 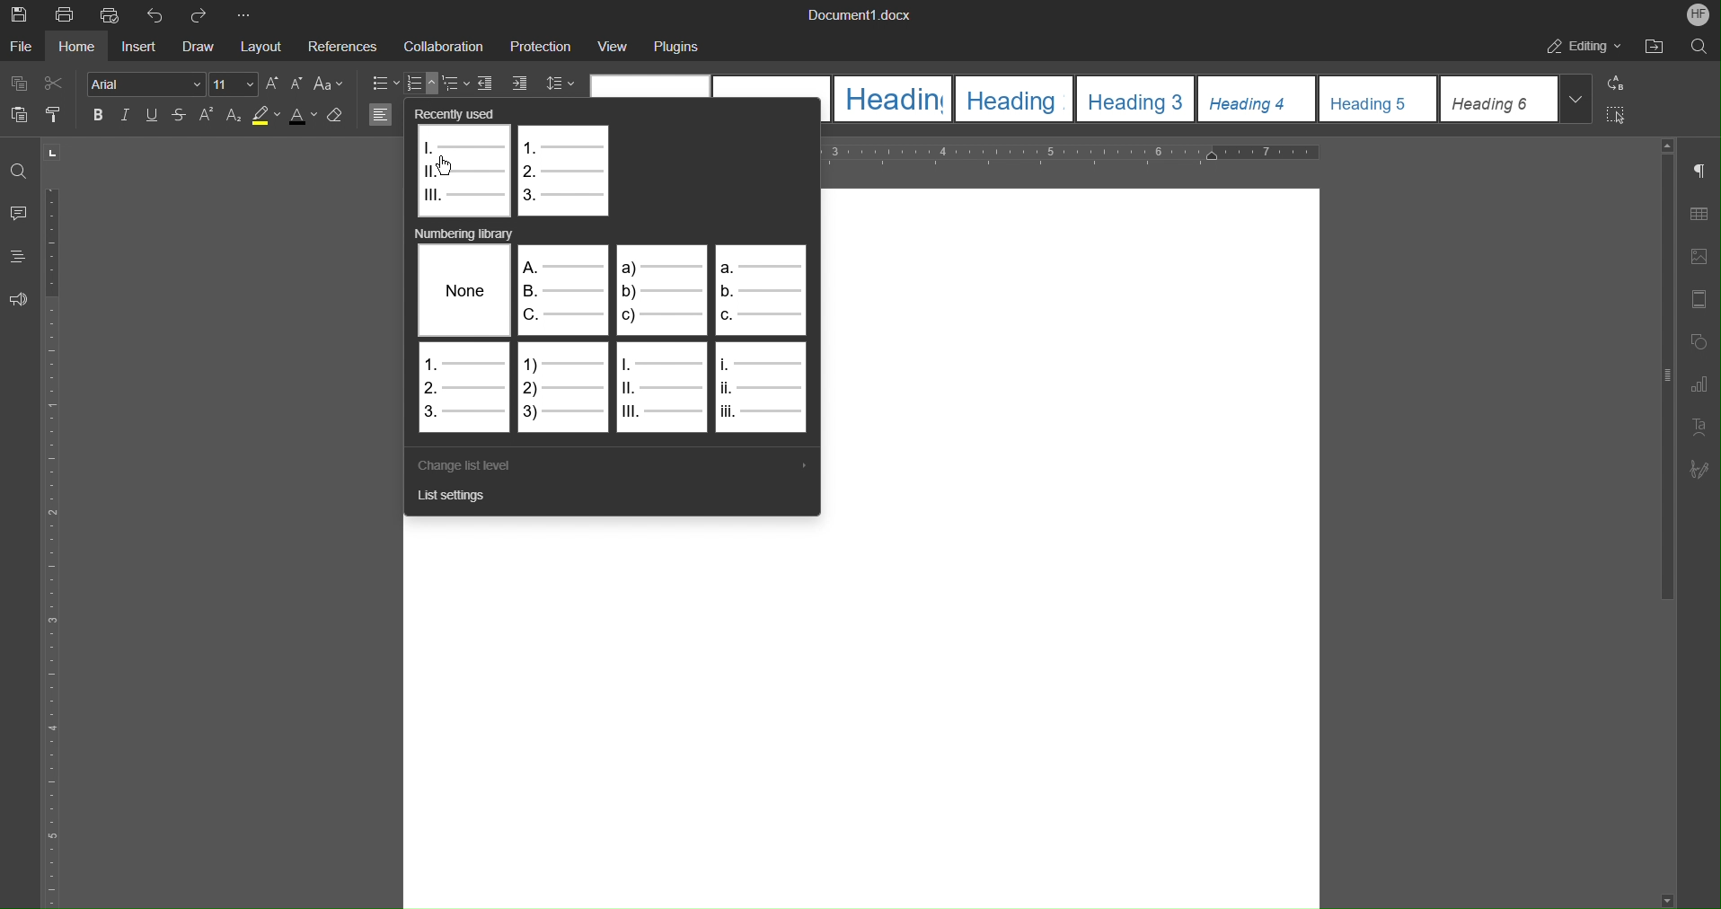 I want to click on Heading 3, so click(x=1135, y=97).